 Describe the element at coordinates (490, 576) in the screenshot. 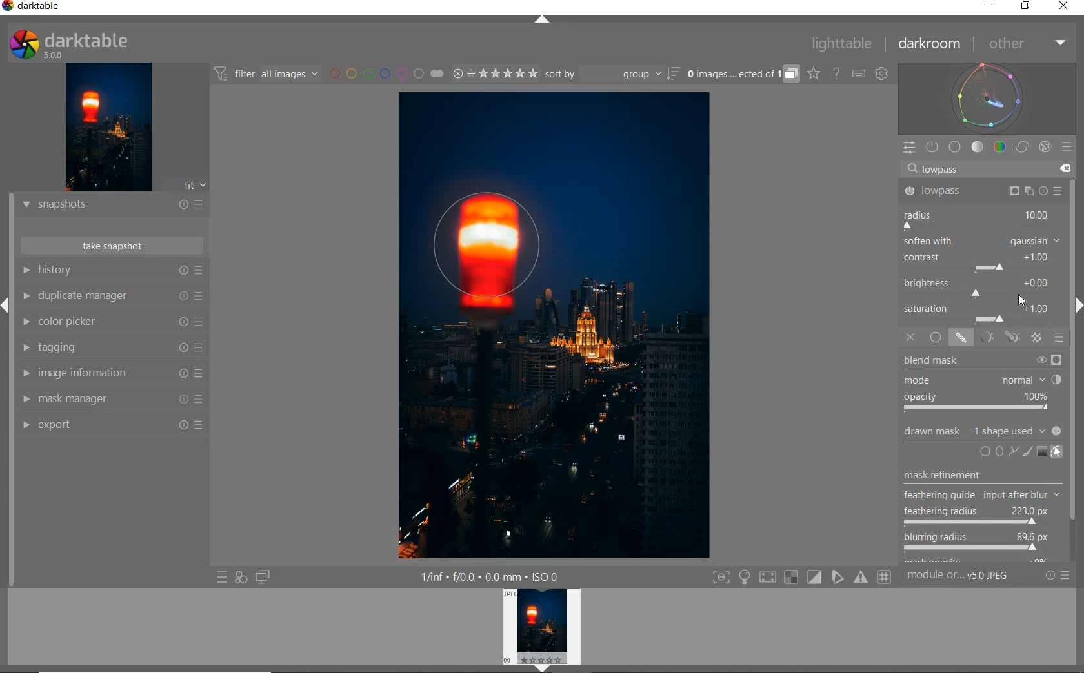

I see `DISPLAYED GUI INFO` at that location.